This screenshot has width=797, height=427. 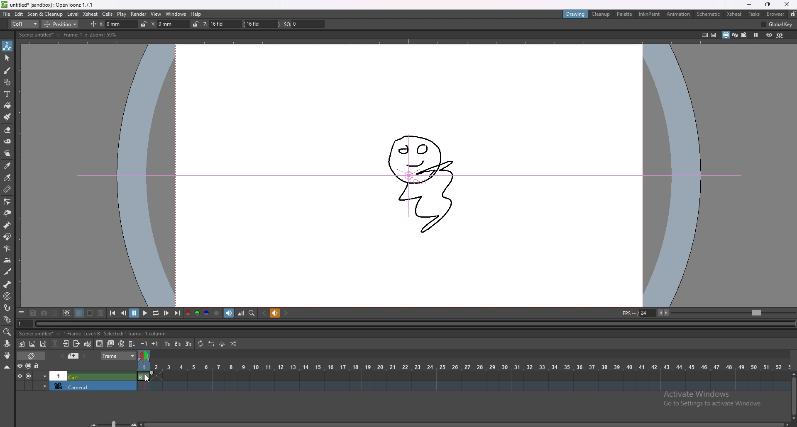 I want to click on collapse, so click(x=7, y=367).